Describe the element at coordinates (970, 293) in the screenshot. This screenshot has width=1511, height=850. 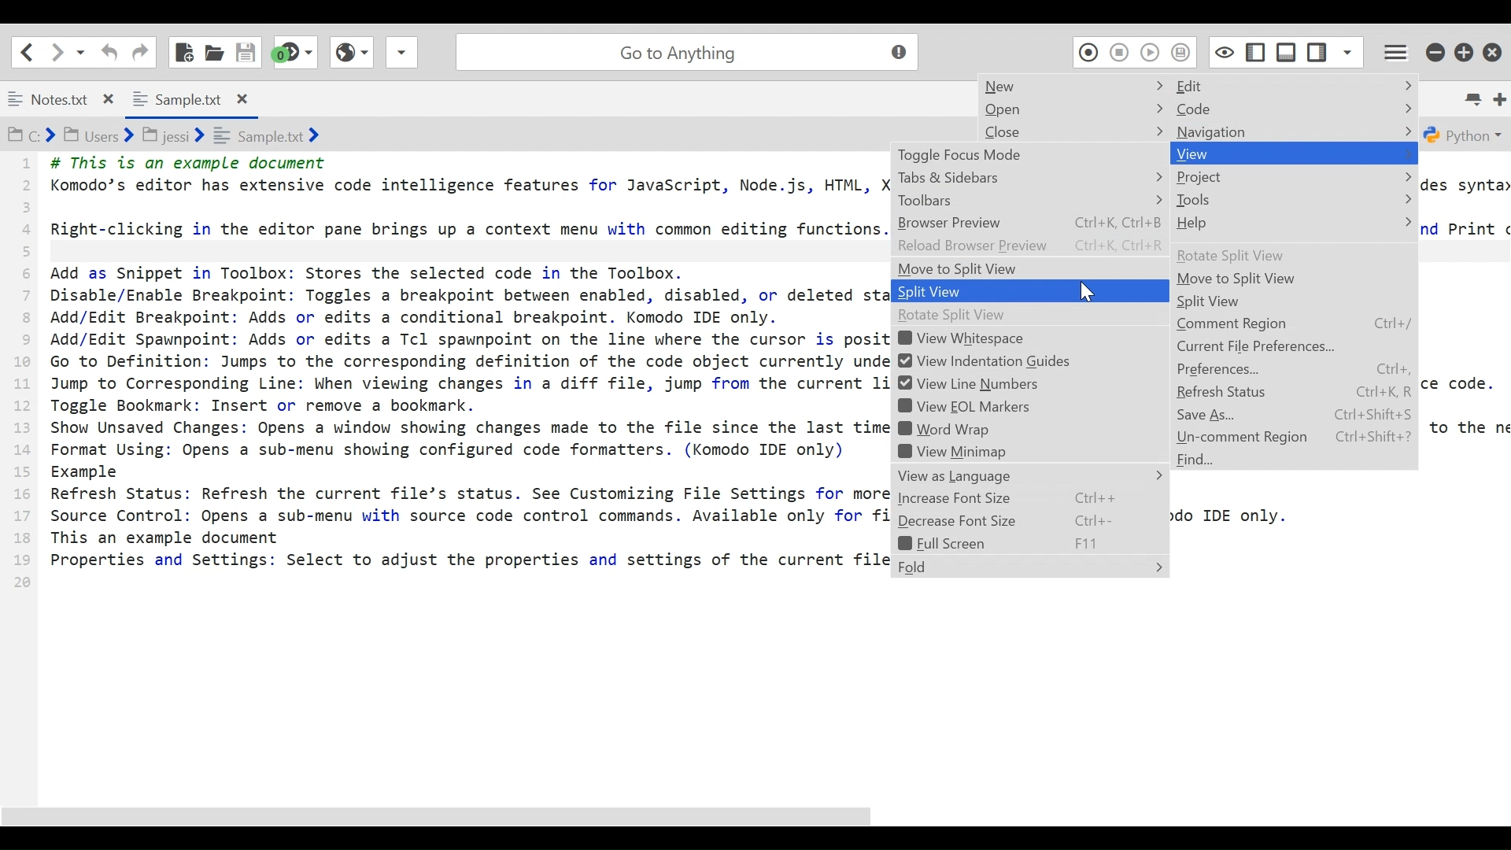
I see `Split View` at that location.